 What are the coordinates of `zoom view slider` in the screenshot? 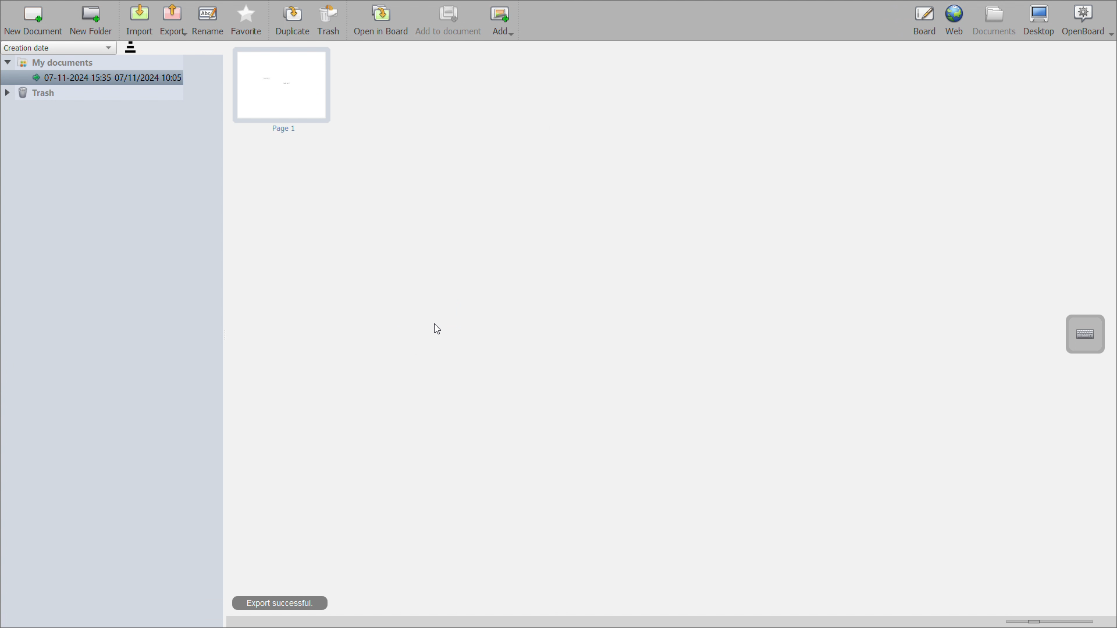 It's located at (1047, 619).